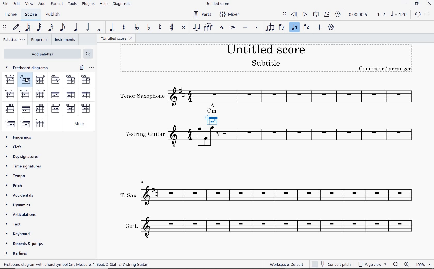  What do you see at coordinates (202, 14) in the screenshot?
I see `PARTS` at bounding box center [202, 14].